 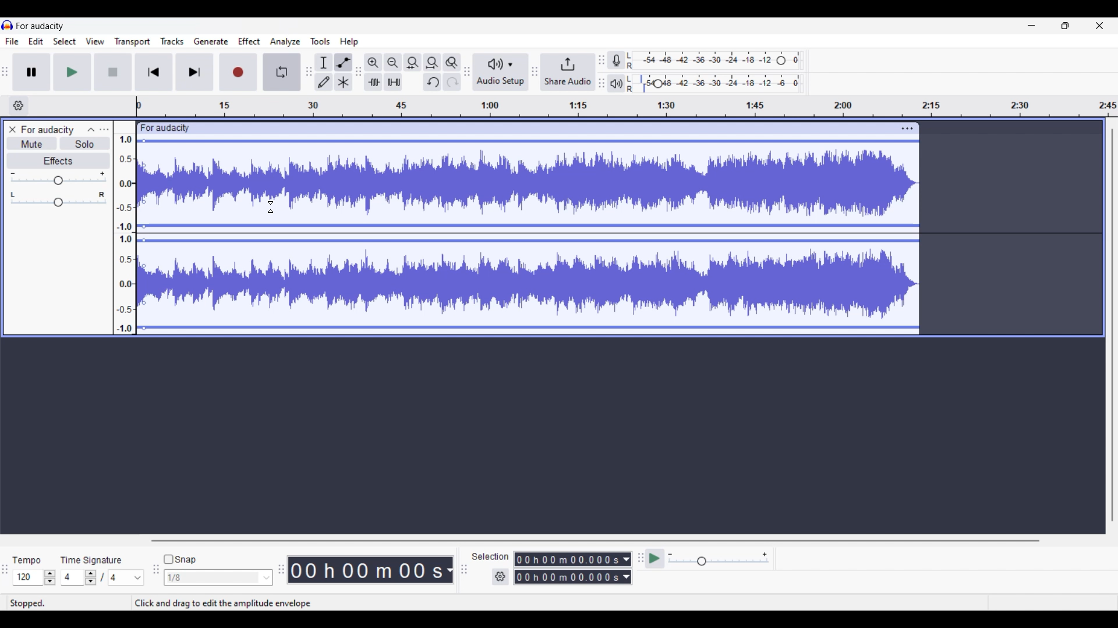 I want to click on Vertical slide bar, so click(x=1113, y=326).